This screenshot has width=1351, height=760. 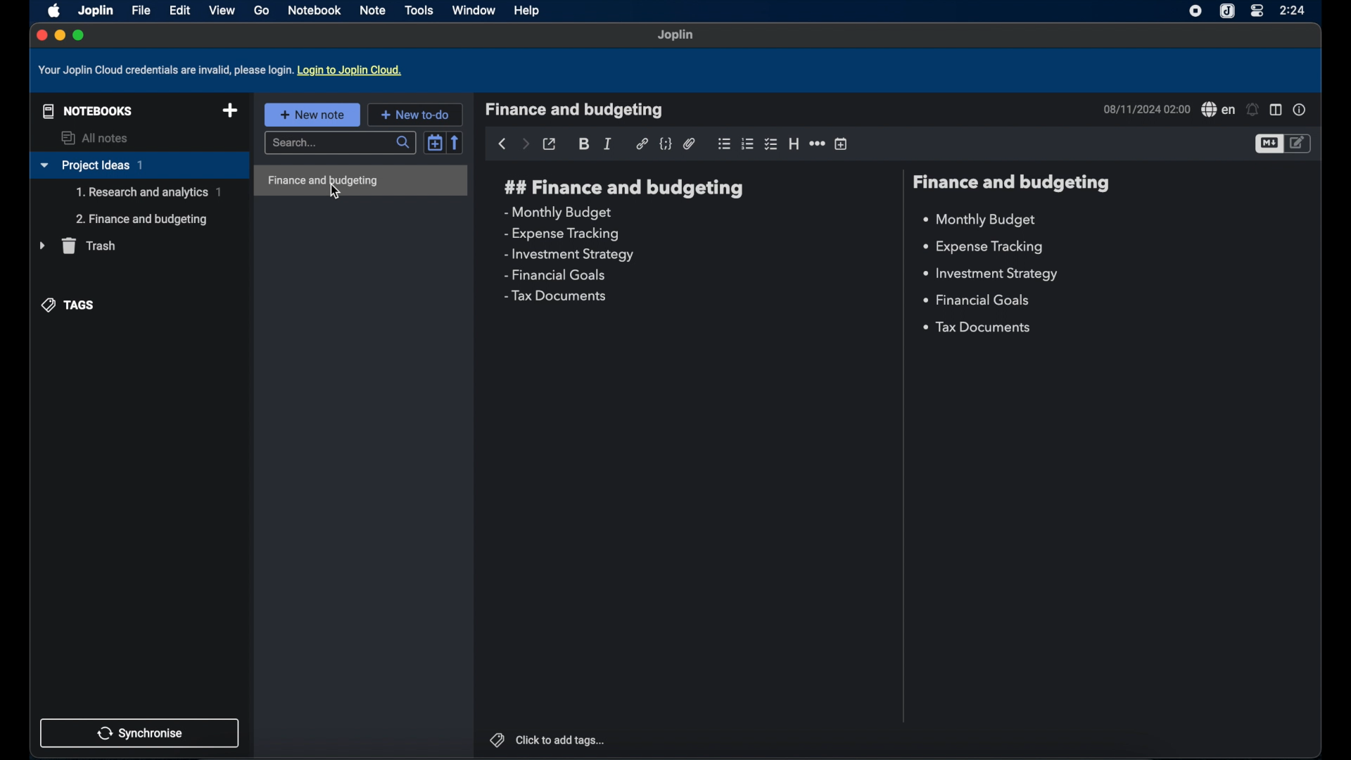 What do you see at coordinates (312, 114) in the screenshot?
I see `new note` at bounding box center [312, 114].